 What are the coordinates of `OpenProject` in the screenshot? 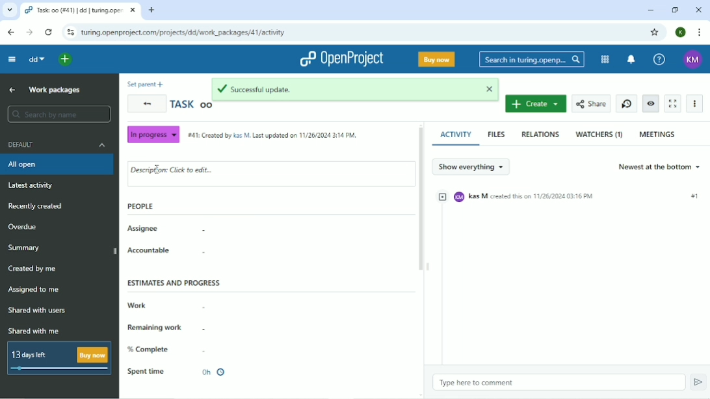 It's located at (341, 58).